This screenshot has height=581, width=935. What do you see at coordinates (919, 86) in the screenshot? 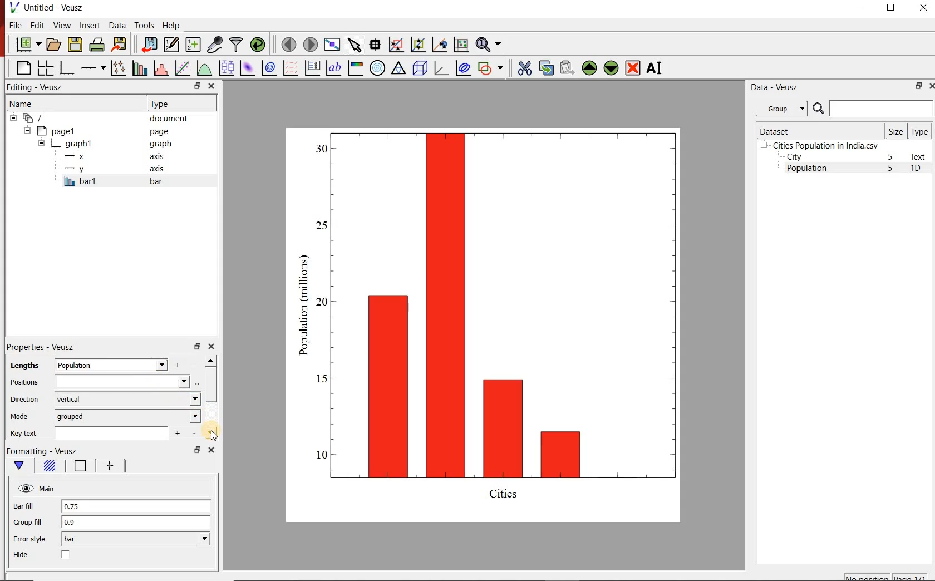
I see `restore` at bounding box center [919, 86].